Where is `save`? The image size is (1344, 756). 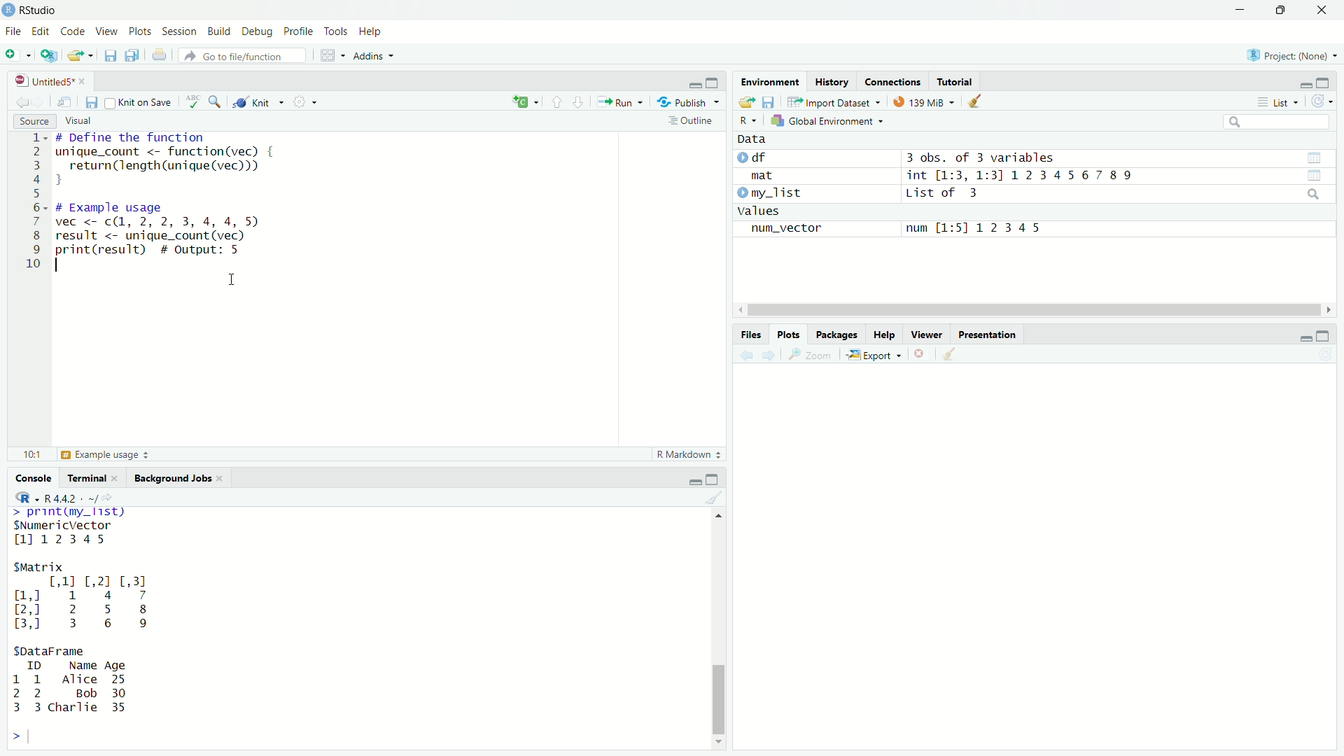 save is located at coordinates (91, 103).